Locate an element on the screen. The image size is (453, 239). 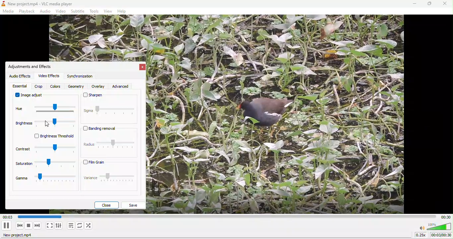
random is located at coordinates (91, 226).